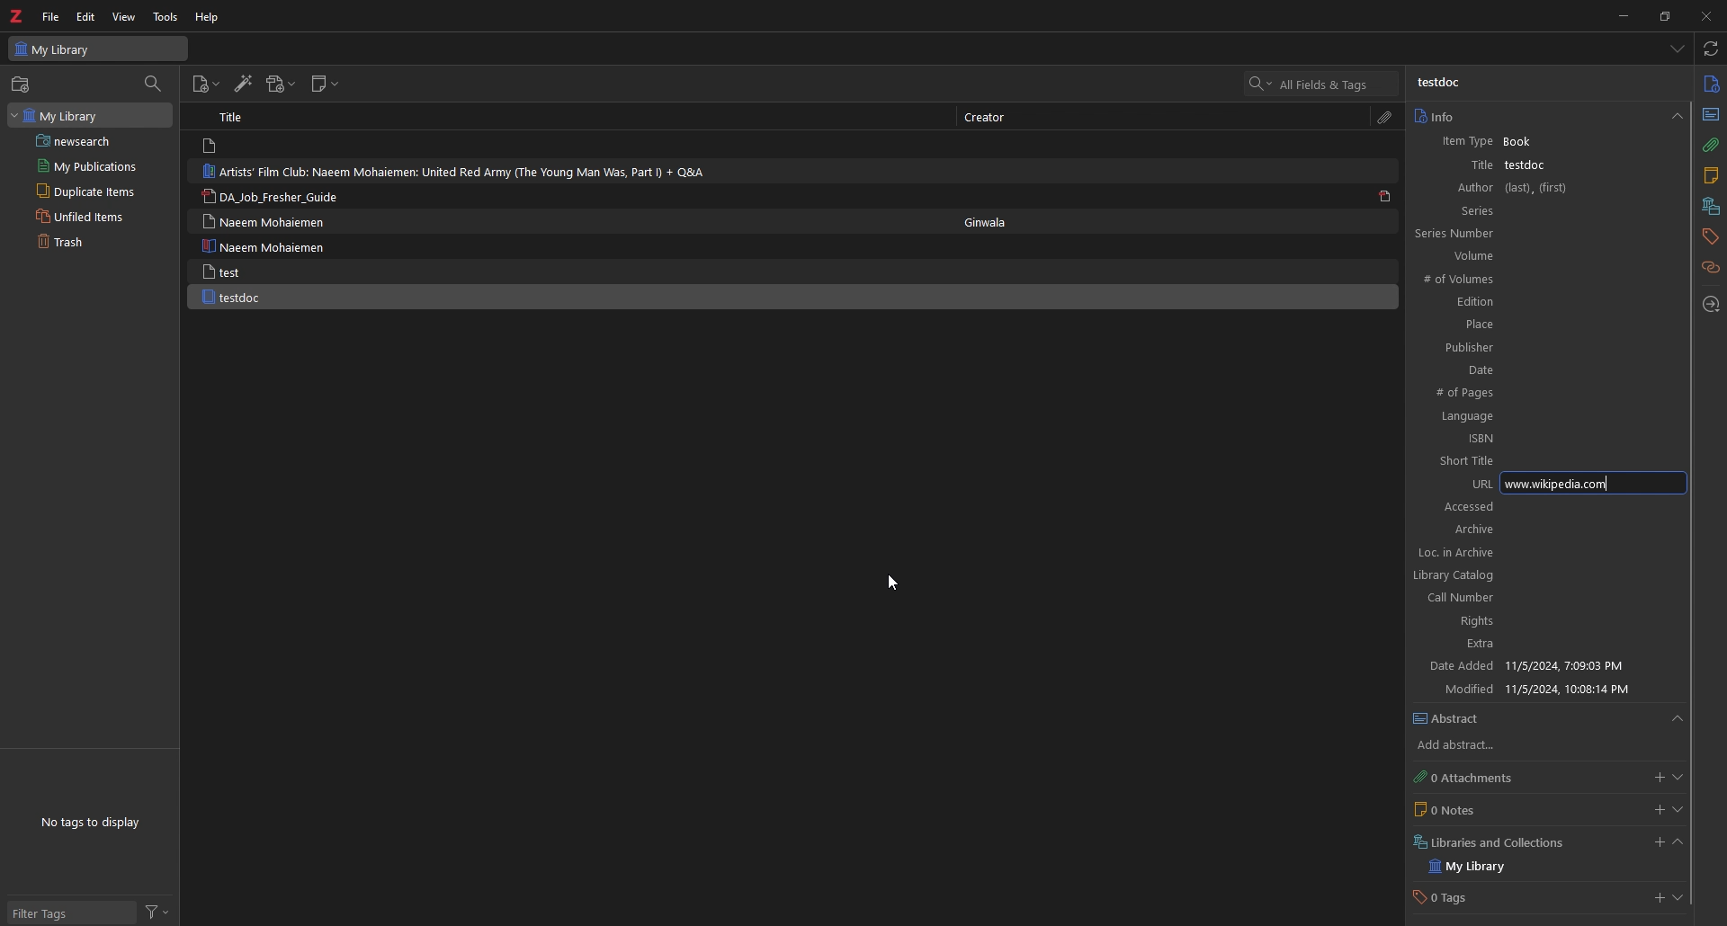 The image size is (1727, 926). What do you see at coordinates (1622, 15) in the screenshot?
I see `minimize` at bounding box center [1622, 15].